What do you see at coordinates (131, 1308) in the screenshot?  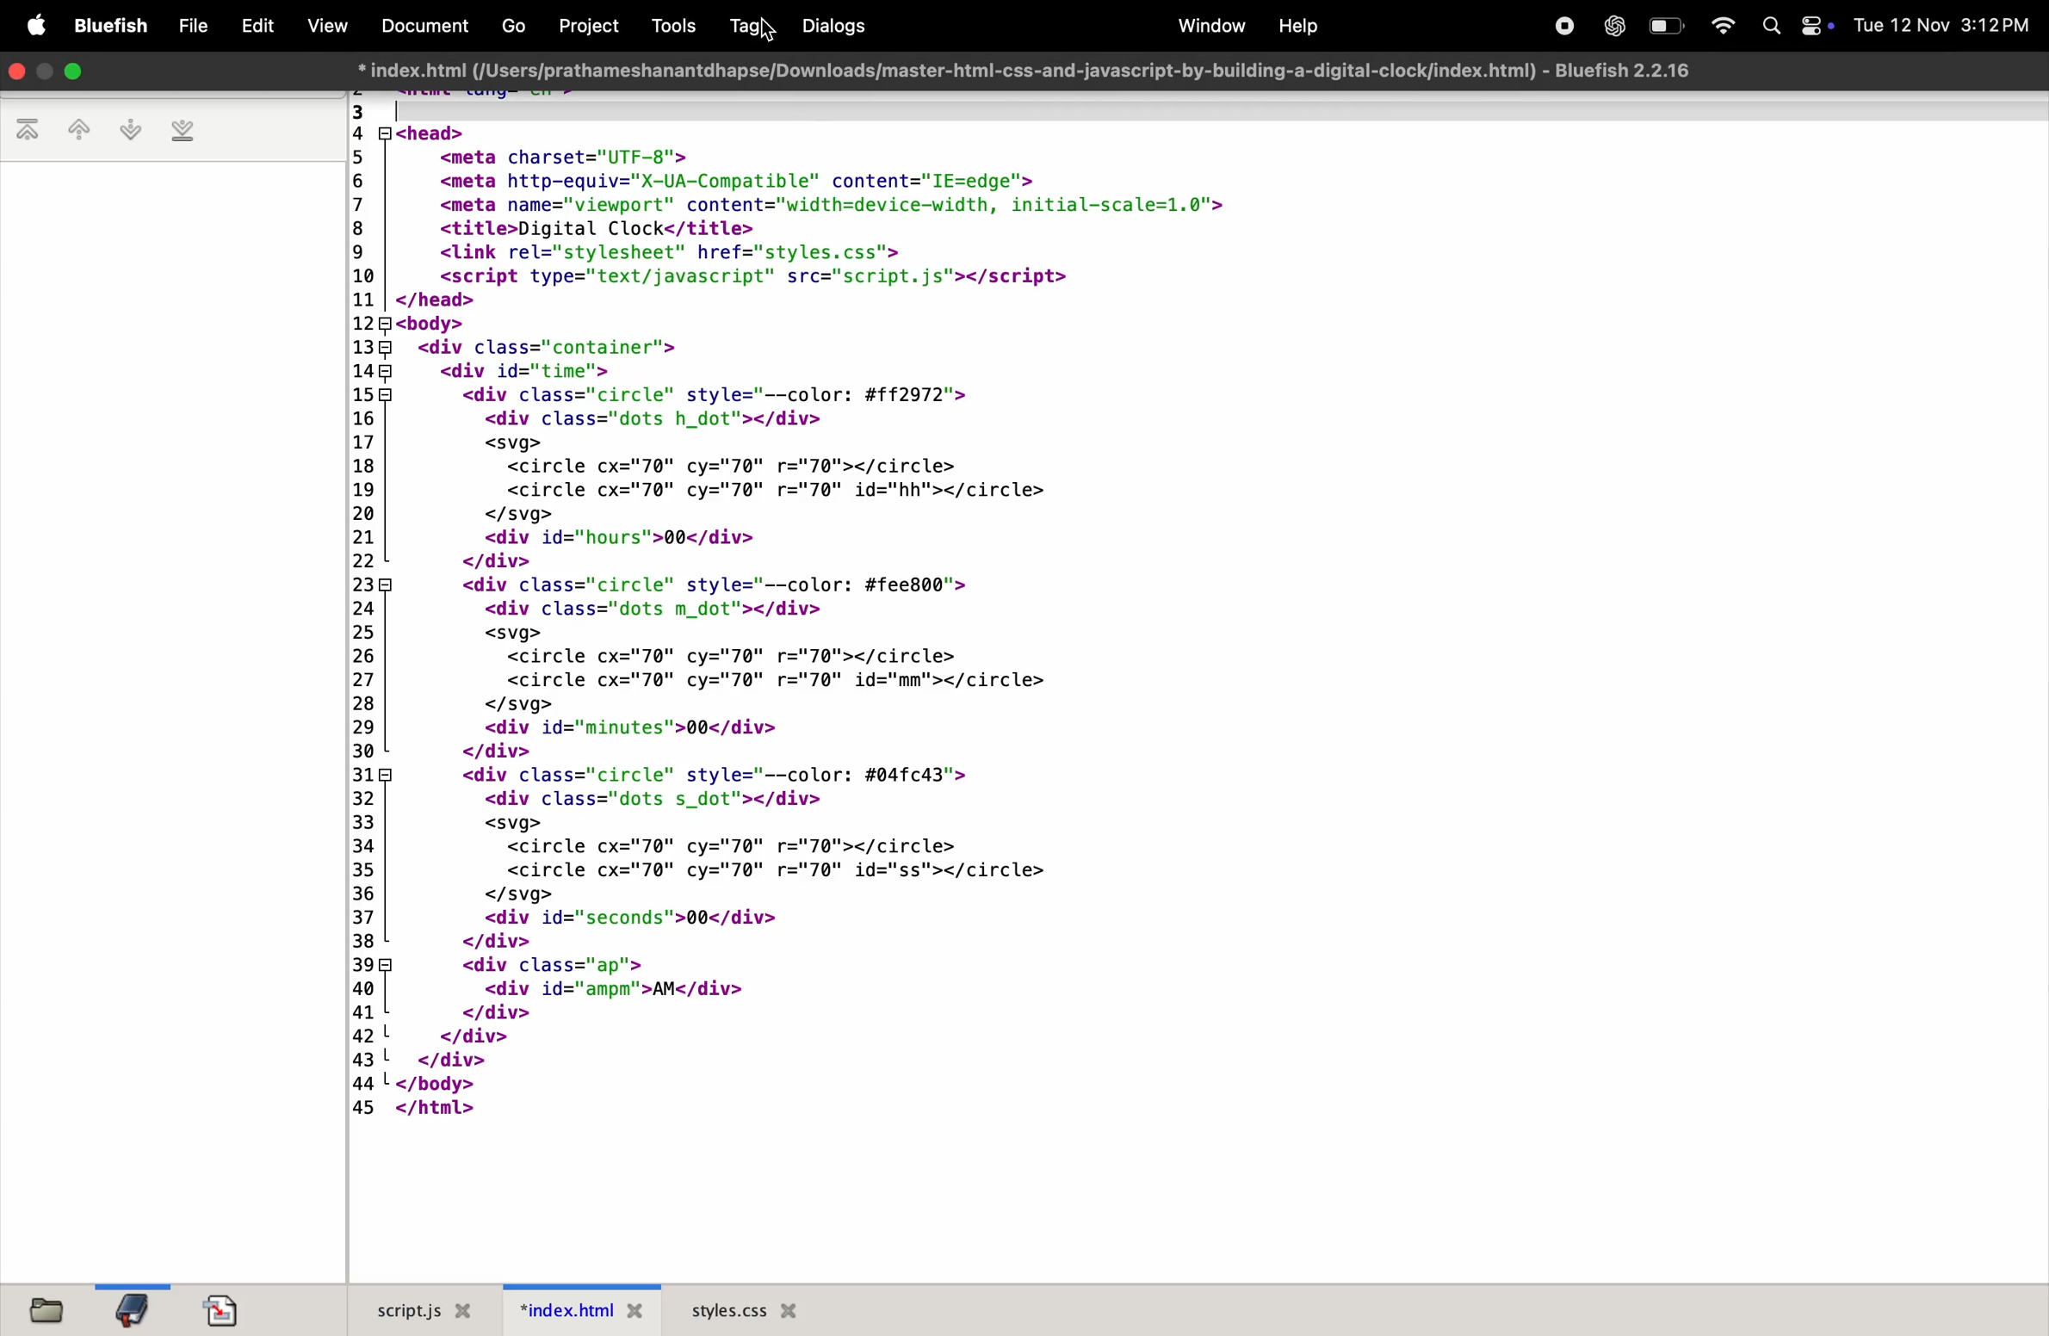 I see `bookmark` at bounding box center [131, 1308].